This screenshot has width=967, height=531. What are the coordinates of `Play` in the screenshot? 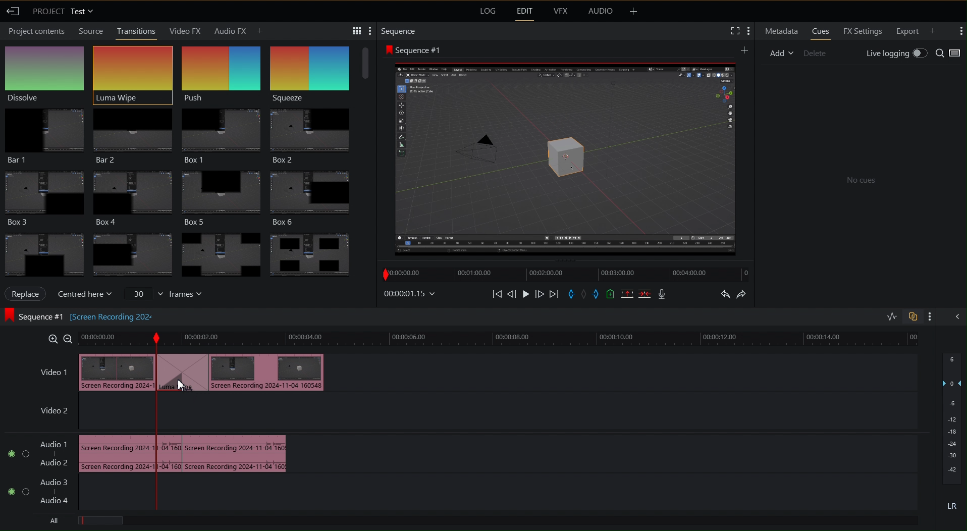 It's located at (526, 294).